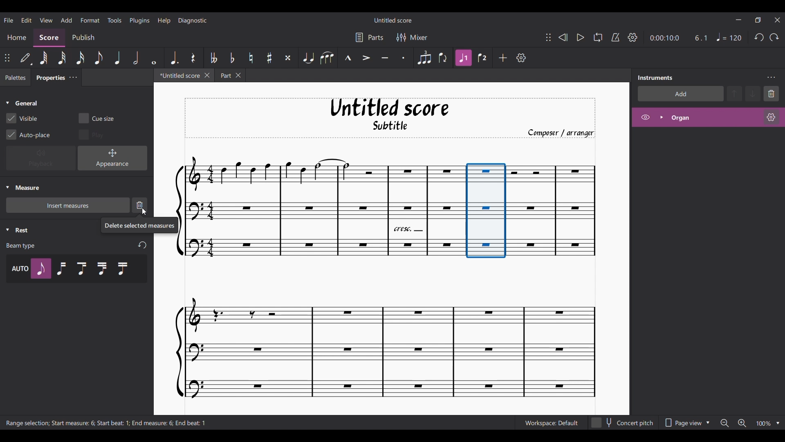  What do you see at coordinates (763, 424) in the screenshot?
I see `Zoom factor` at bounding box center [763, 424].